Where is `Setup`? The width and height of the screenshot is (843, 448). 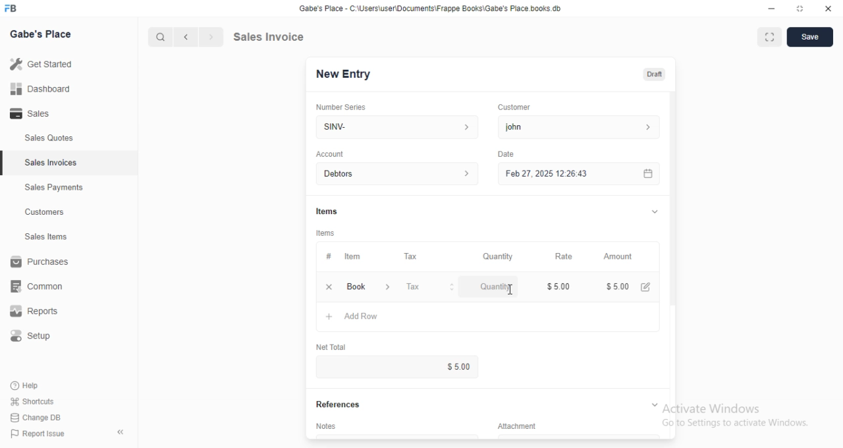 Setup is located at coordinates (32, 334).